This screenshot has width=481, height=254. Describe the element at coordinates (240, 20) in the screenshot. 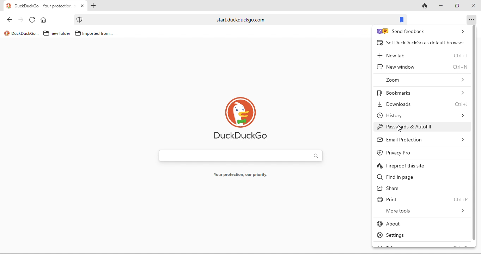

I see `start.duckduckgo.com` at that location.